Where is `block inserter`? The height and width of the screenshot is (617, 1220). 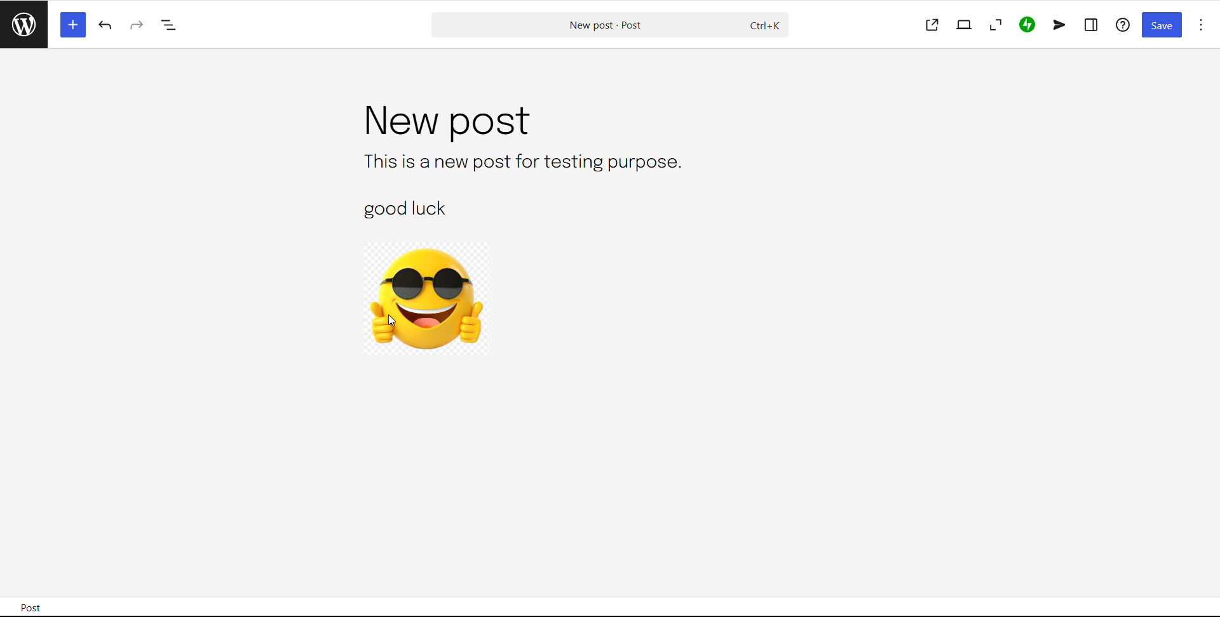
block inserter is located at coordinates (72, 24).